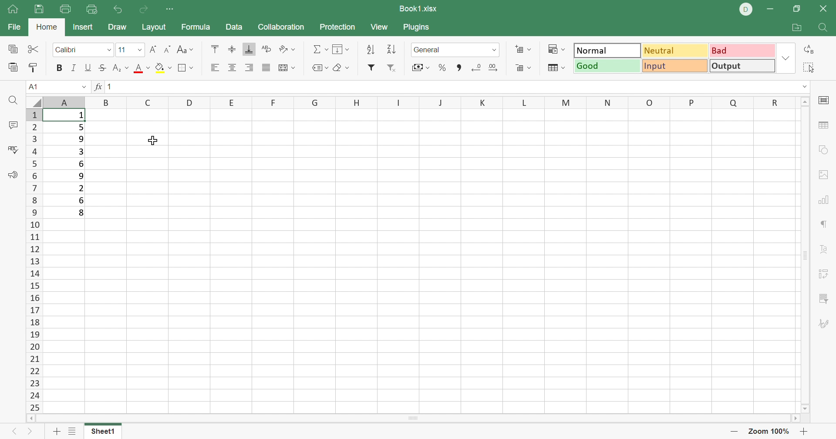 Image resolution: width=836 pixels, height=439 pixels. What do you see at coordinates (109, 50) in the screenshot?
I see `Drop Down` at bounding box center [109, 50].